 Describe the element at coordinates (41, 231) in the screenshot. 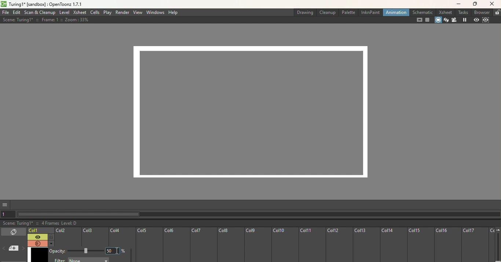

I see `Click to select the current frame` at that location.